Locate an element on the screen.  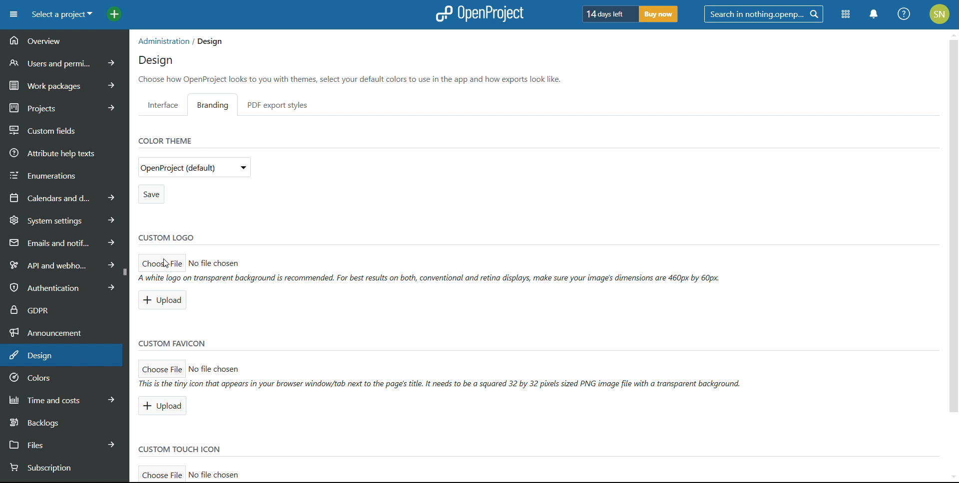
Choose how OpenProject looks to you with themes, select your default colors to use in the app and how exports look like. is located at coordinates (353, 79).